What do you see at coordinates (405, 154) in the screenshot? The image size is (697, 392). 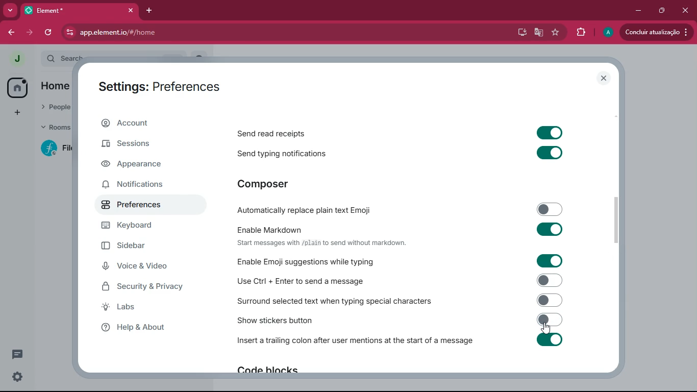 I see `Send typing notifications` at bounding box center [405, 154].